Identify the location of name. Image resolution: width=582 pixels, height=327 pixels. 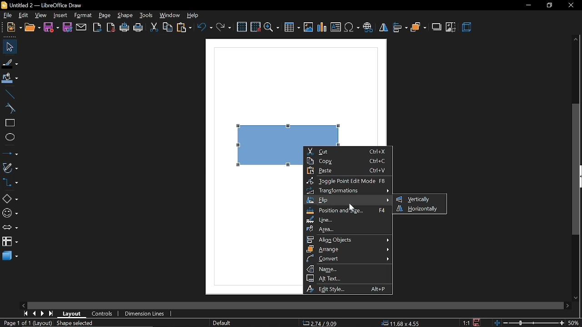
(348, 268).